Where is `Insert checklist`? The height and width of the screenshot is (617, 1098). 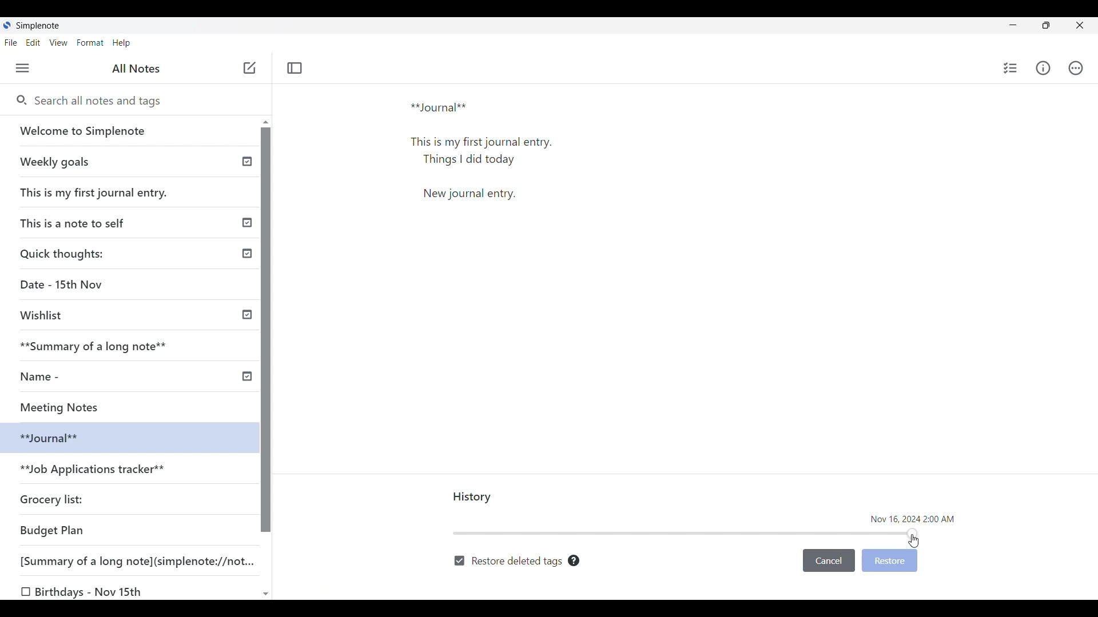
Insert checklist is located at coordinates (1011, 68).